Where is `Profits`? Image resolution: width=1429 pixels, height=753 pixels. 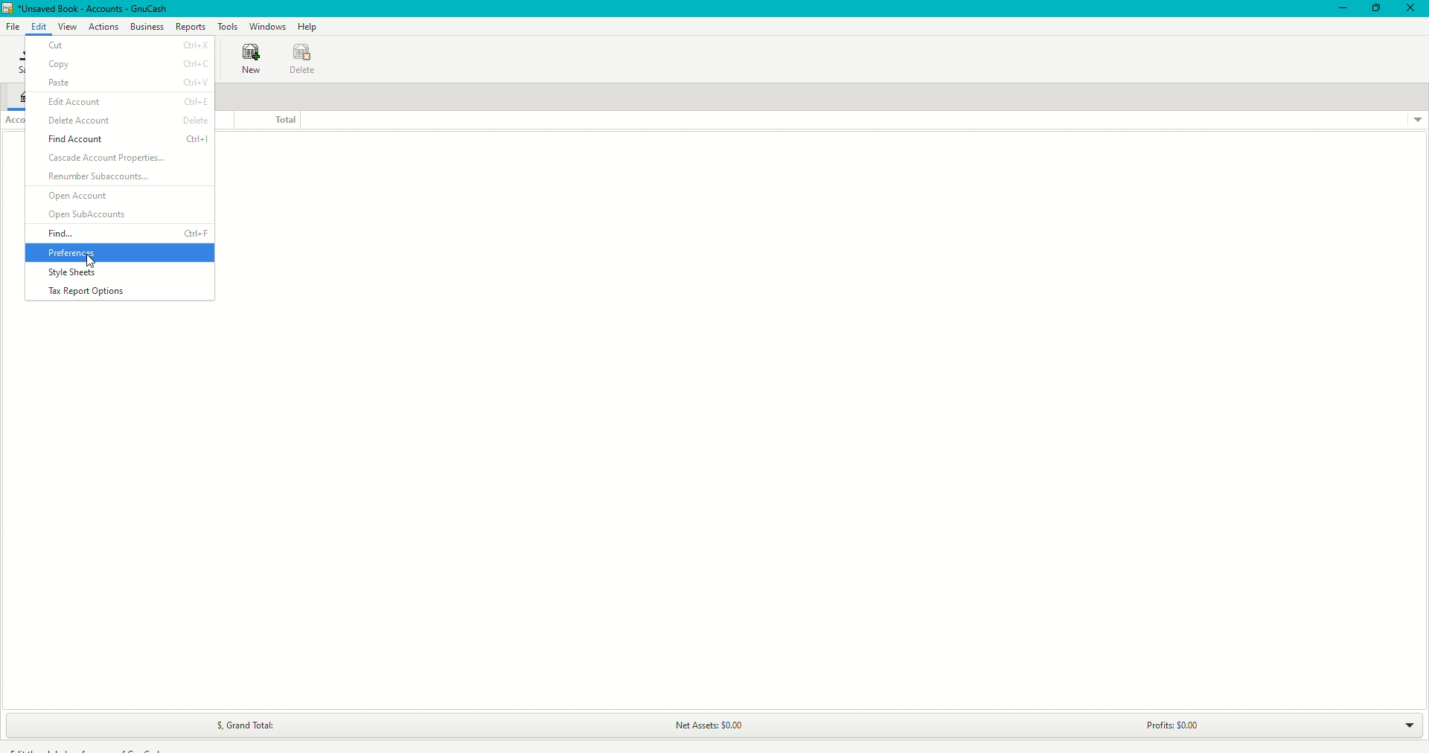 Profits is located at coordinates (1165, 725).